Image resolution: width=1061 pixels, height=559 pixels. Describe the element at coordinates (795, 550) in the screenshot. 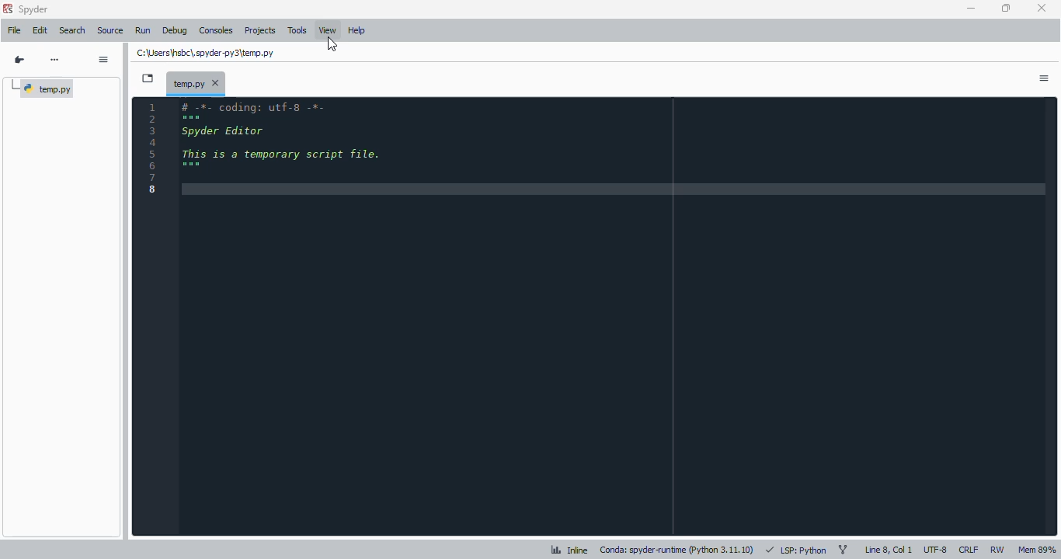

I see `LSP: python` at that location.